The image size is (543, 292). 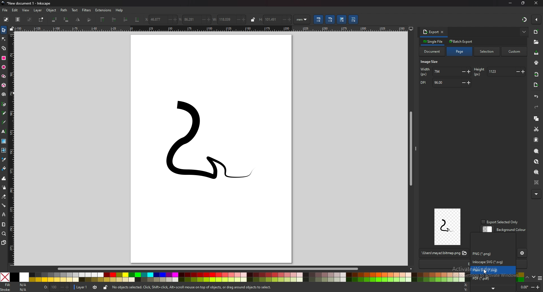 What do you see at coordinates (42, 20) in the screenshot?
I see `toggle selection box` at bounding box center [42, 20].